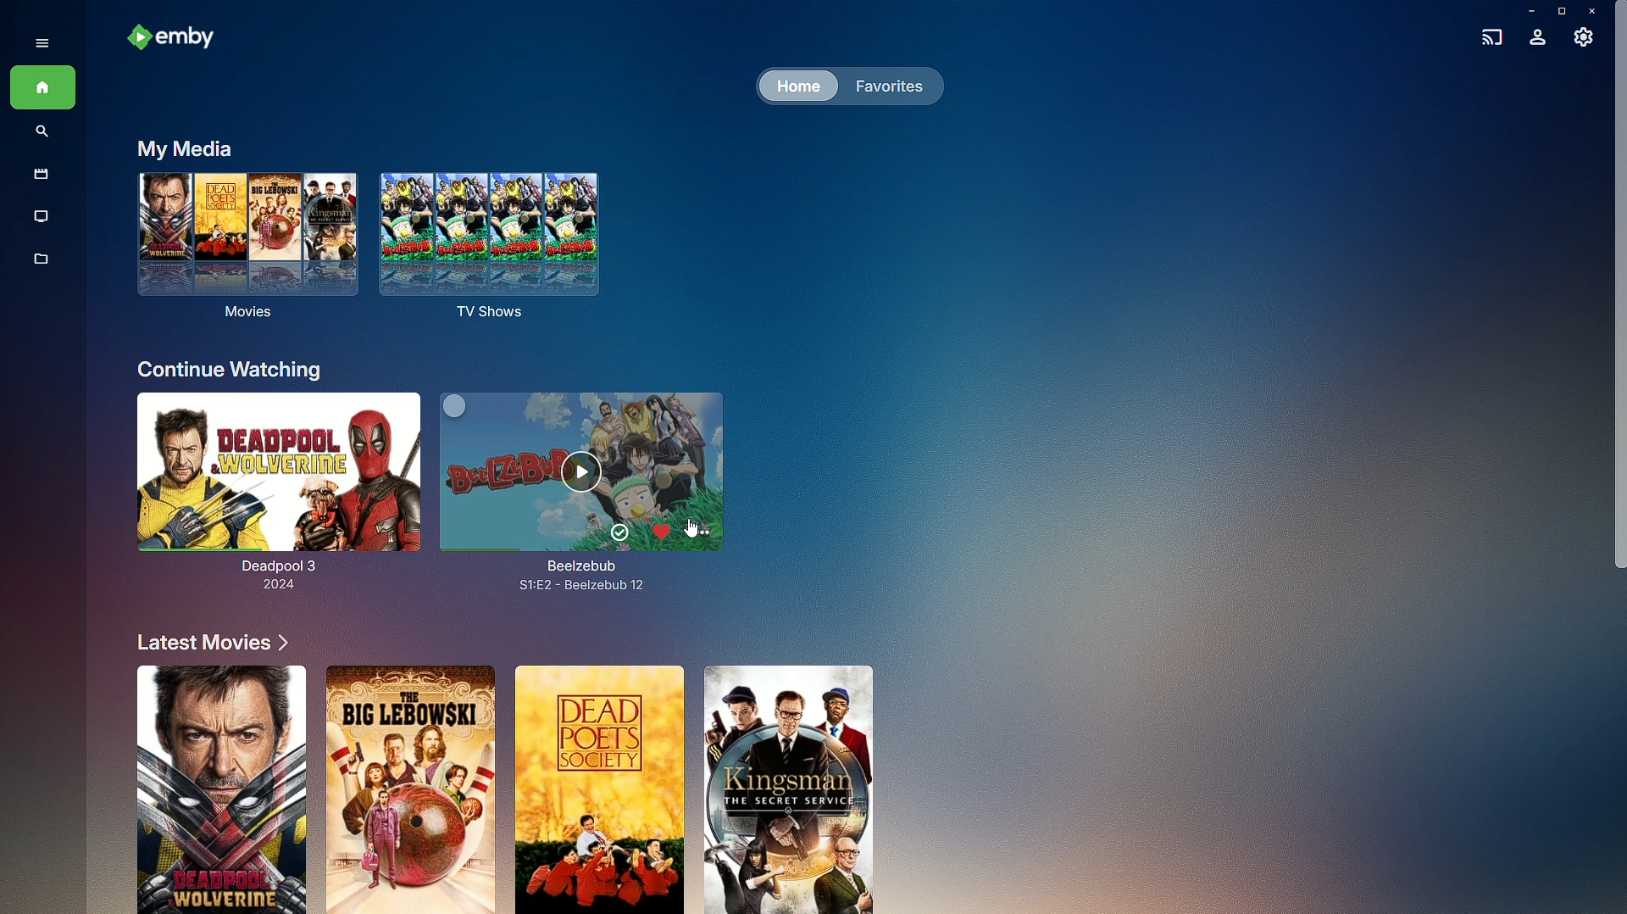 This screenshot has height=914, width=1627. I want to click on Close, so click(1595, 11).